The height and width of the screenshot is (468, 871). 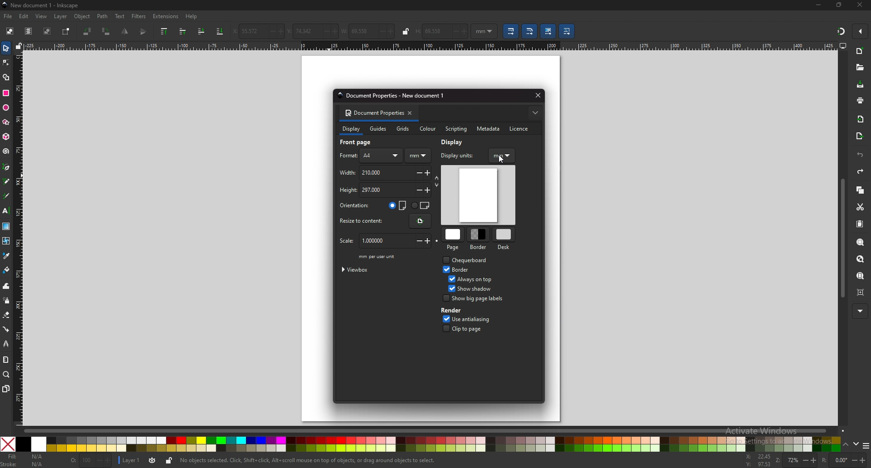 What do you see at coordinates (535, 113) in the screenshot?
I see `more` at bounding box center [535, 113].